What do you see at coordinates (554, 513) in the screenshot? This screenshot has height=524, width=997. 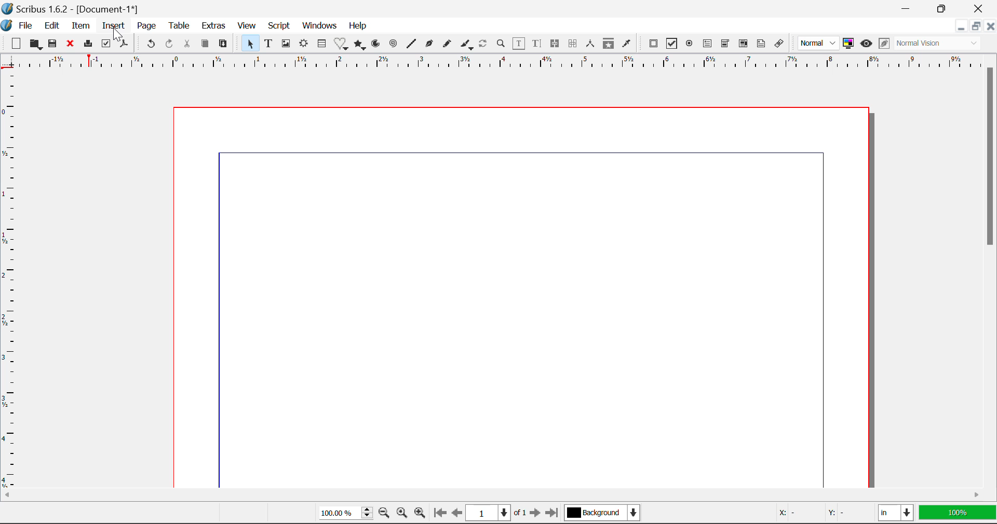 I see `Last Page` at bounding box center [554, 513].